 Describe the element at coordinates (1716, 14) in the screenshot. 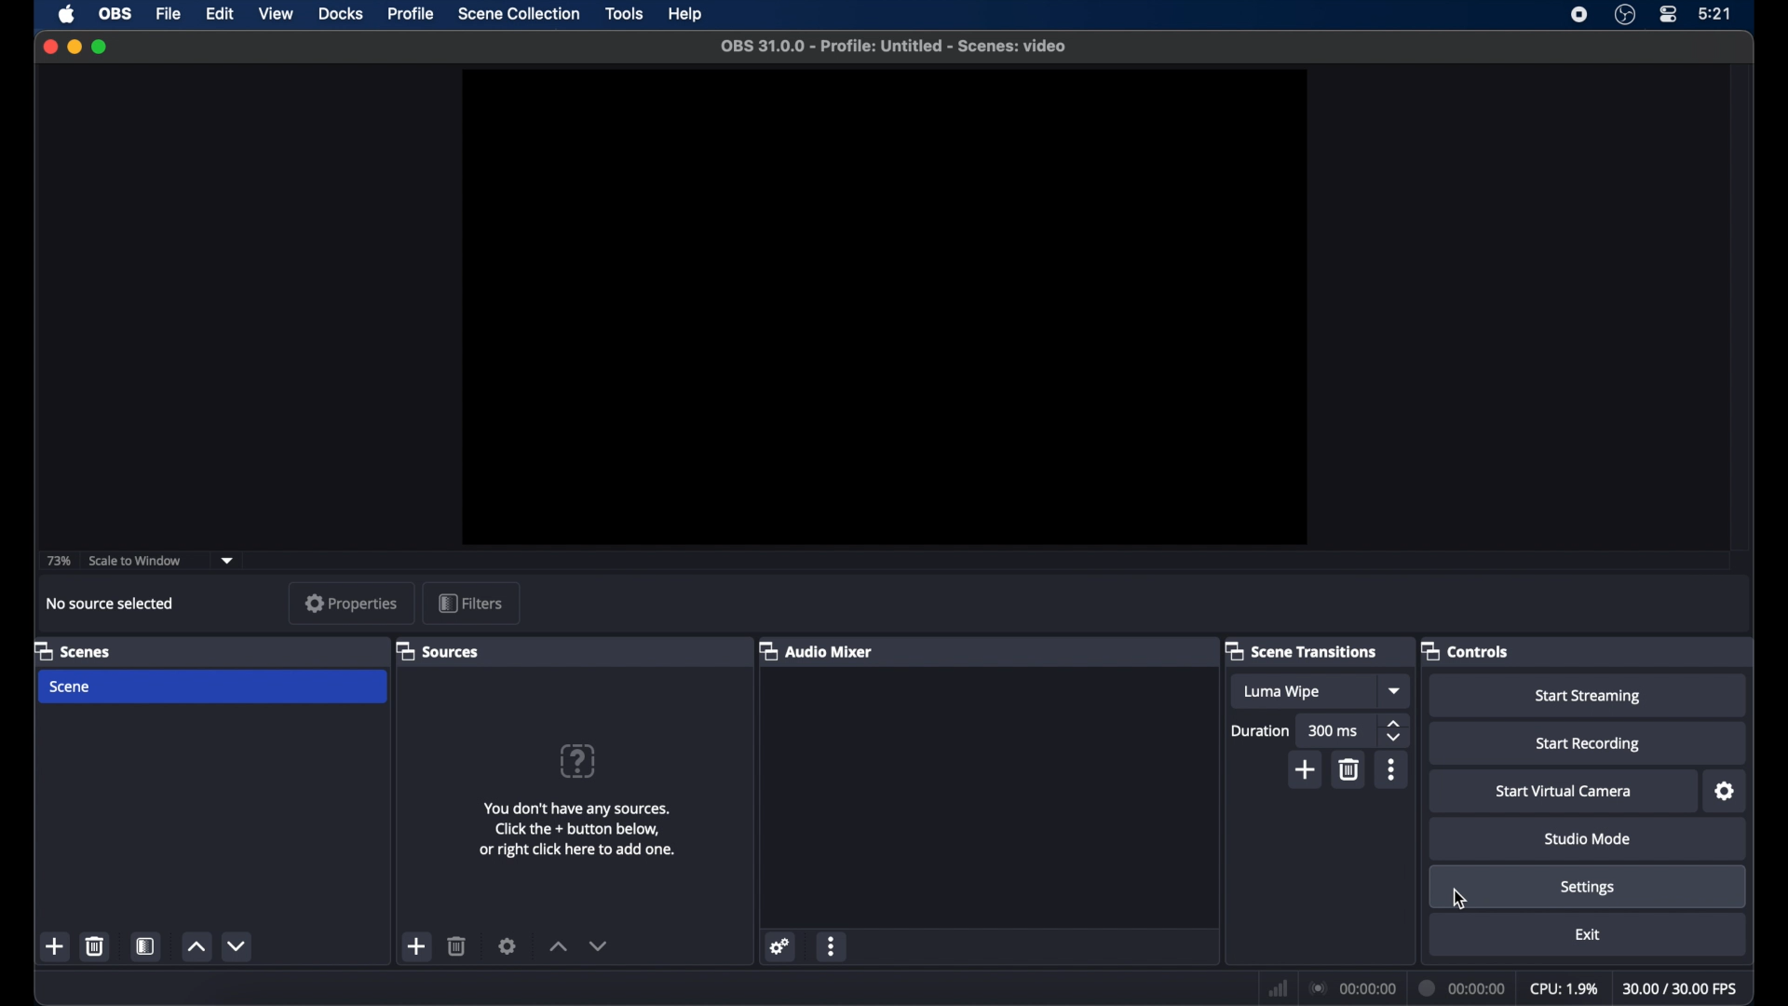

I see `time` at that location.